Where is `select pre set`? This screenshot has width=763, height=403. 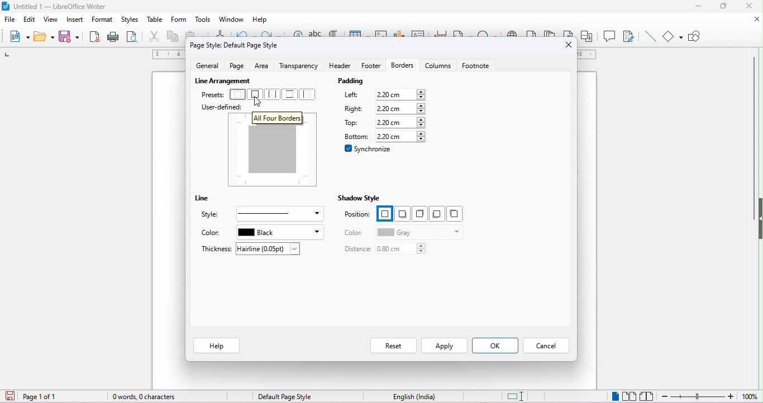
select pre set is located at coordinates (274, 94).